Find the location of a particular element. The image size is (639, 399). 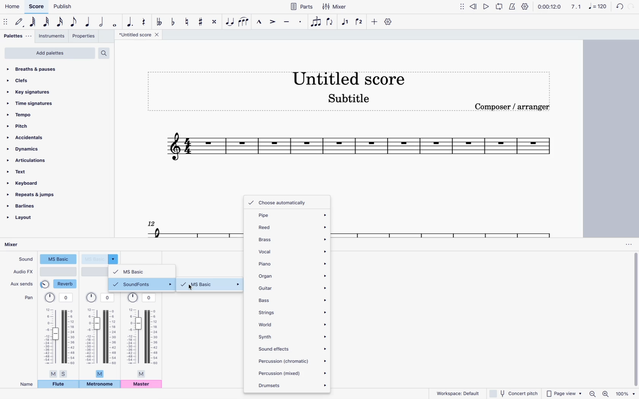

choose automatically is located at coordinates (285, 202).